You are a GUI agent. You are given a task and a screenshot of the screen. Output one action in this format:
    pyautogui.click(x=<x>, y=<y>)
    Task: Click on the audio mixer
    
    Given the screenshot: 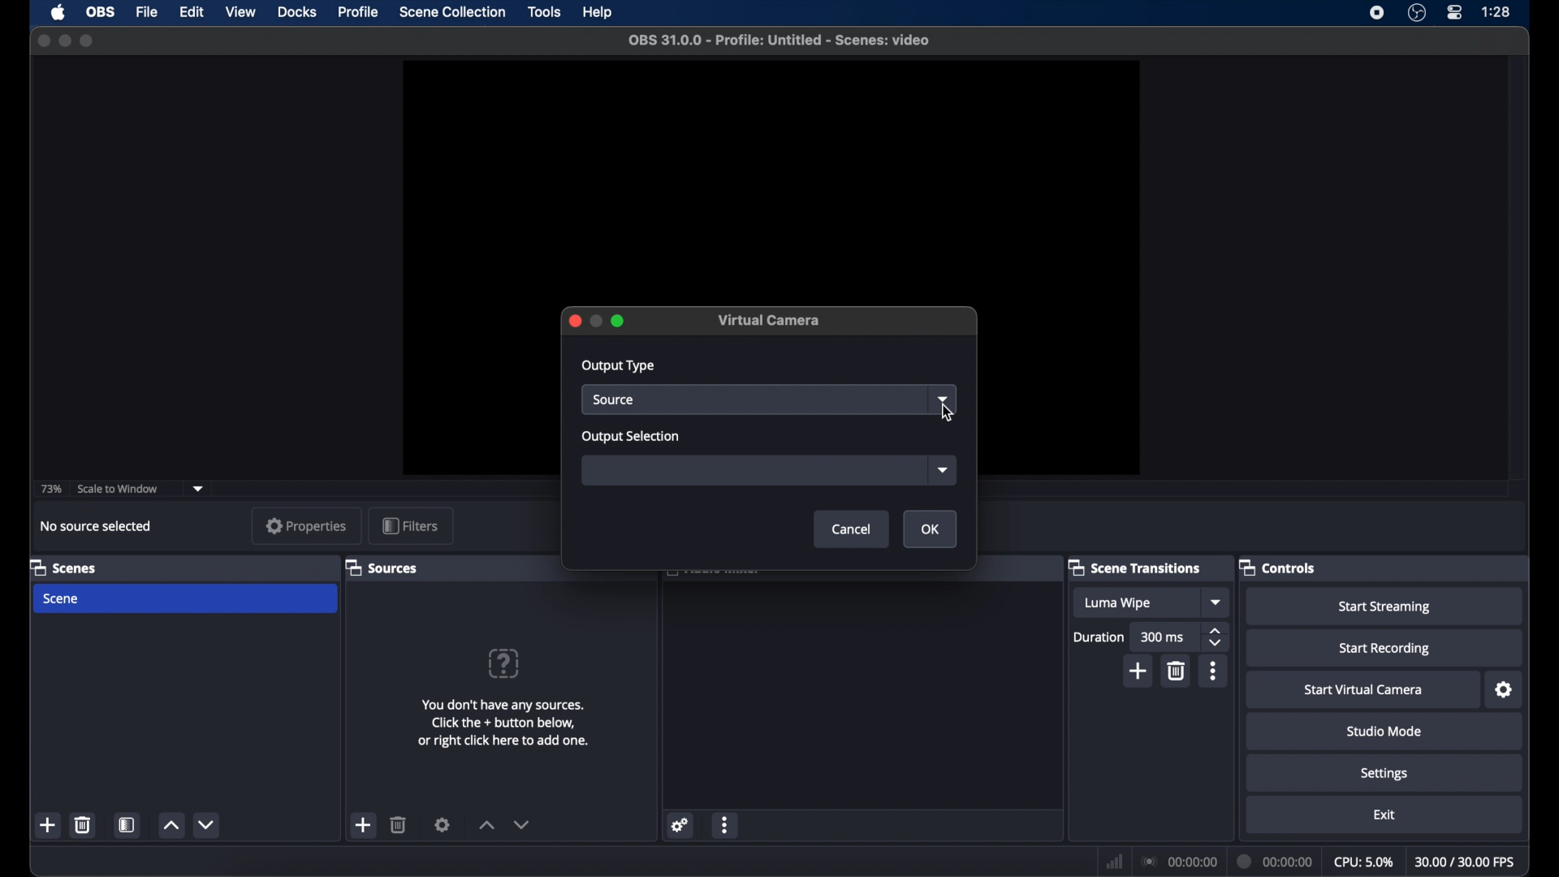 What is the action you would take?
    pyautogui.click(x=714, y=575)
    